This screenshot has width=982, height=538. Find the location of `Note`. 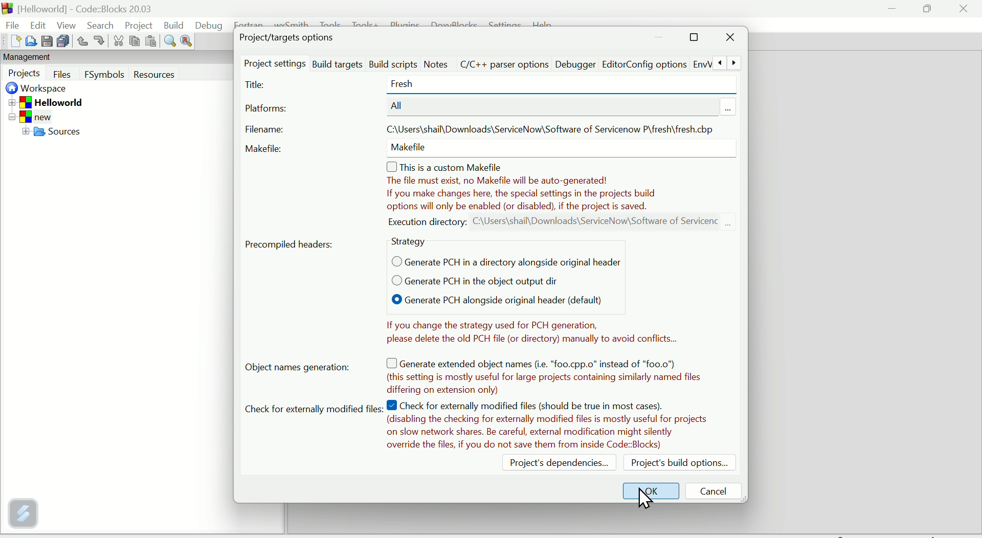

Note is located at coordinates (561, 193).